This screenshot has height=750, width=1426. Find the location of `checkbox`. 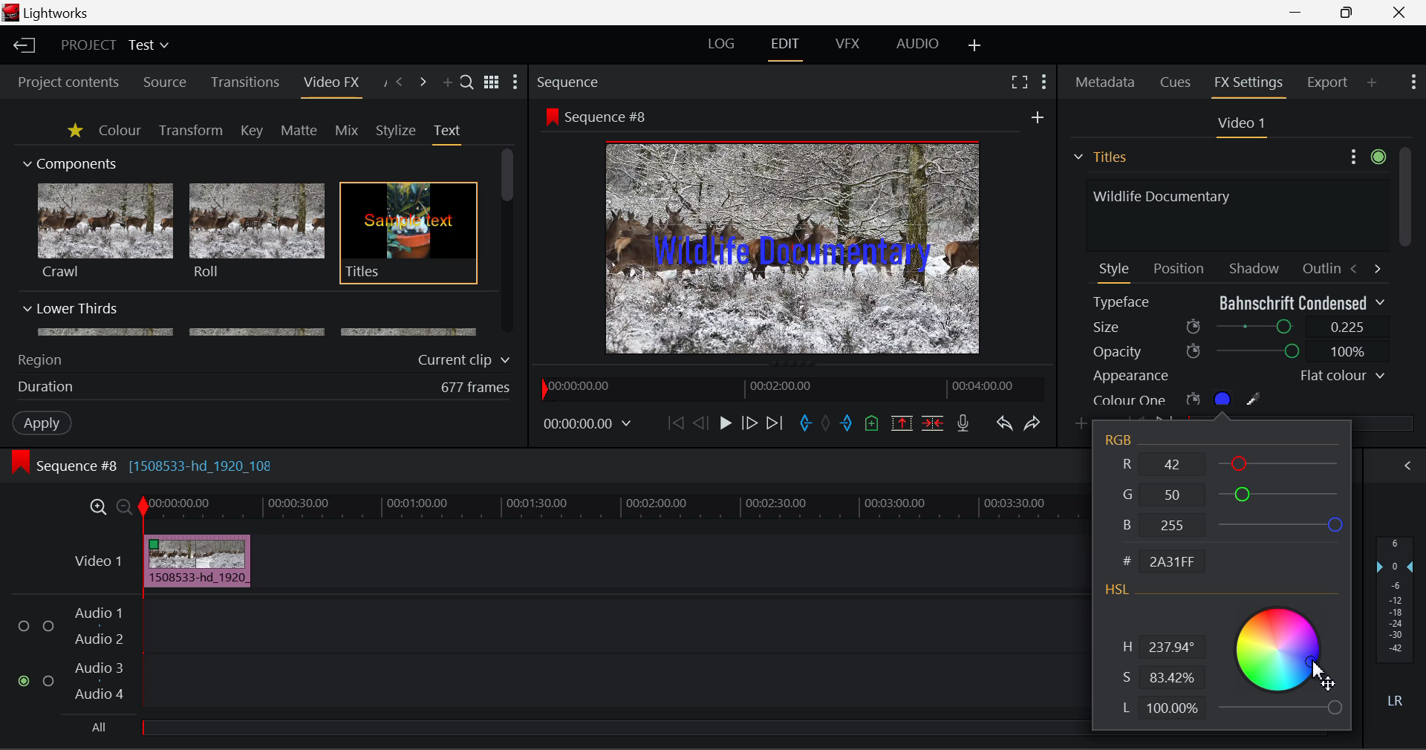

checkbox is located at coordinates (49, 627).